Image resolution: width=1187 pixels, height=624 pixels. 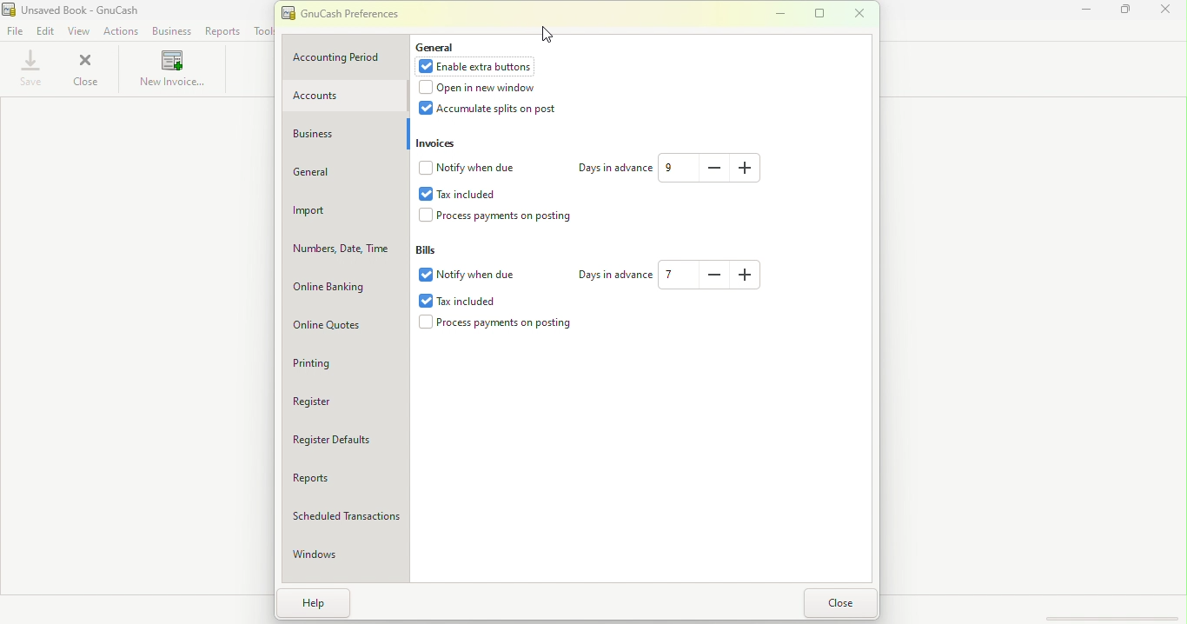 I want to click on New invoice, so click(x=176, y=70).